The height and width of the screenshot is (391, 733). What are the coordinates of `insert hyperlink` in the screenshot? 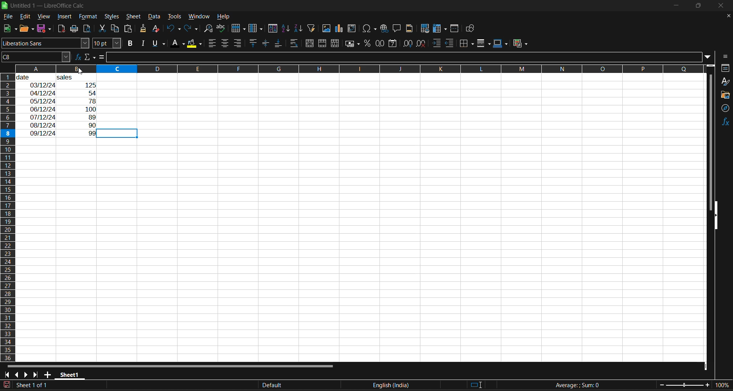 It's located at (385, 29).